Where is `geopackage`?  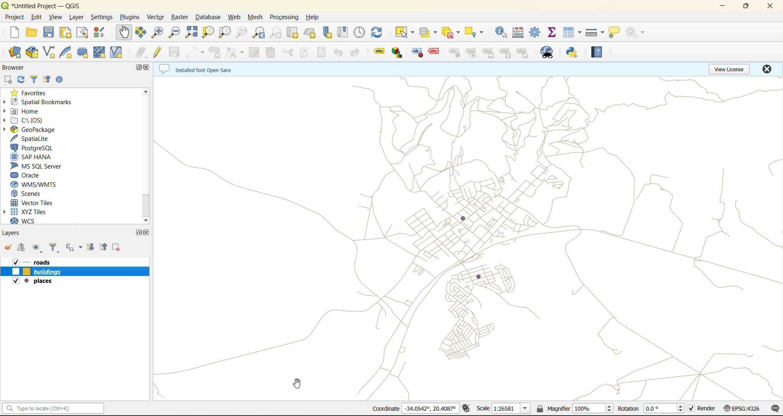 geopackage is located at coordinates (37, 129).